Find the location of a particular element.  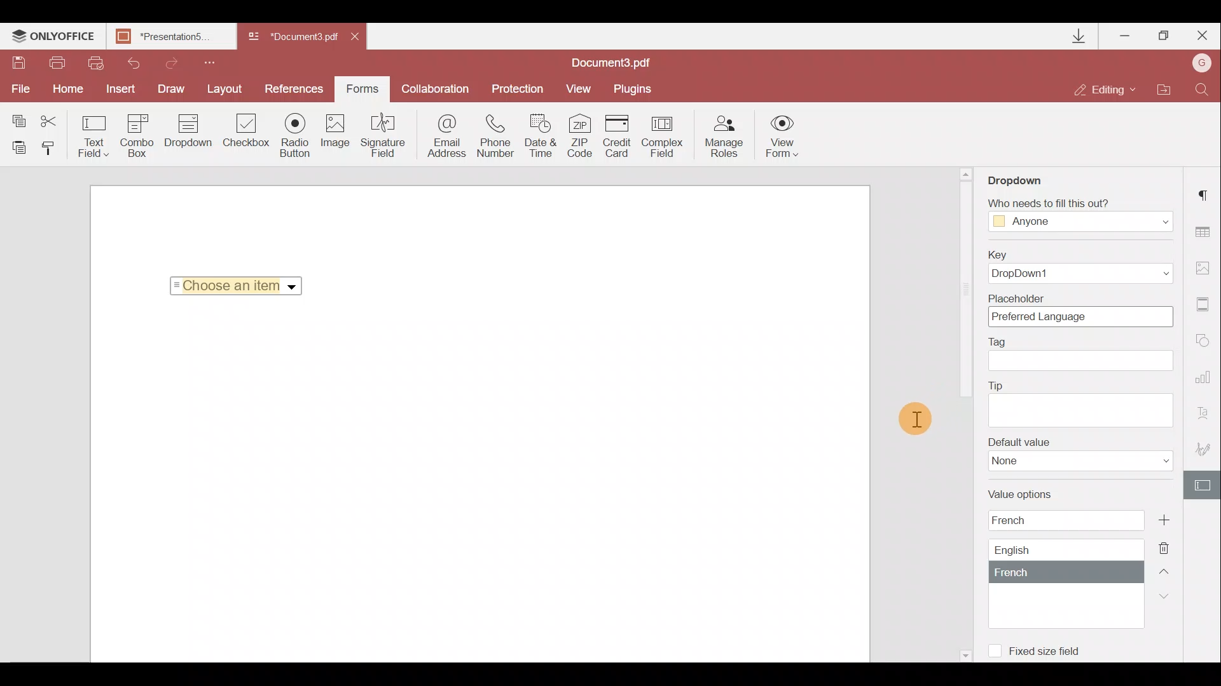

Close is located at coordinates (359, 34).